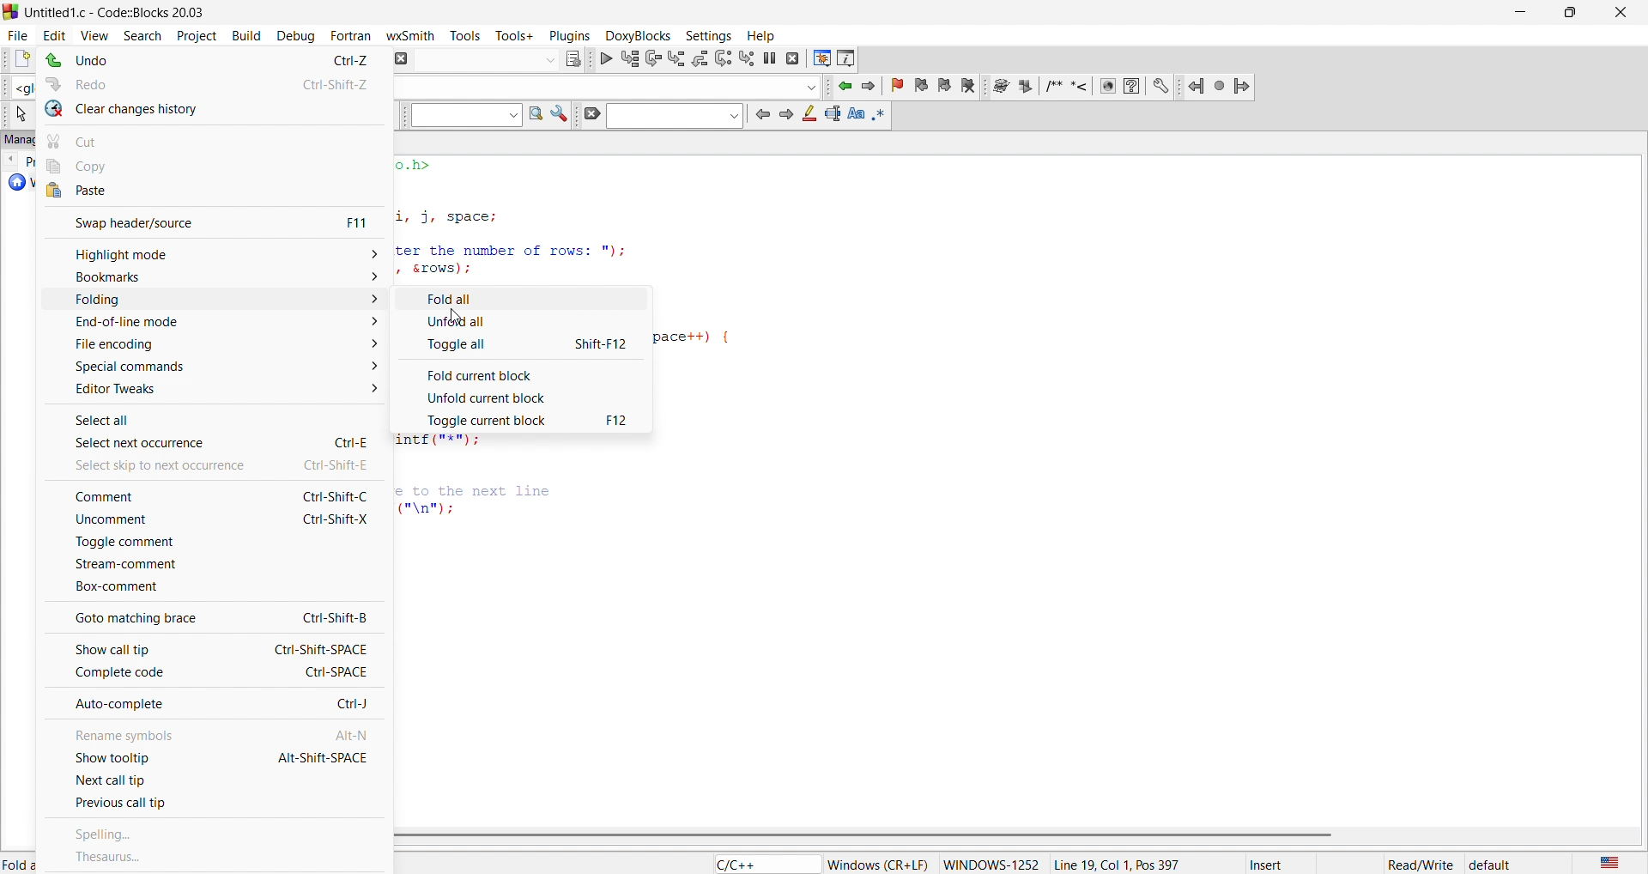  What do you see at coordinates (1565, 14) in the screenshot?
I see `maximize/restore` at bounding box center [1565, 14].